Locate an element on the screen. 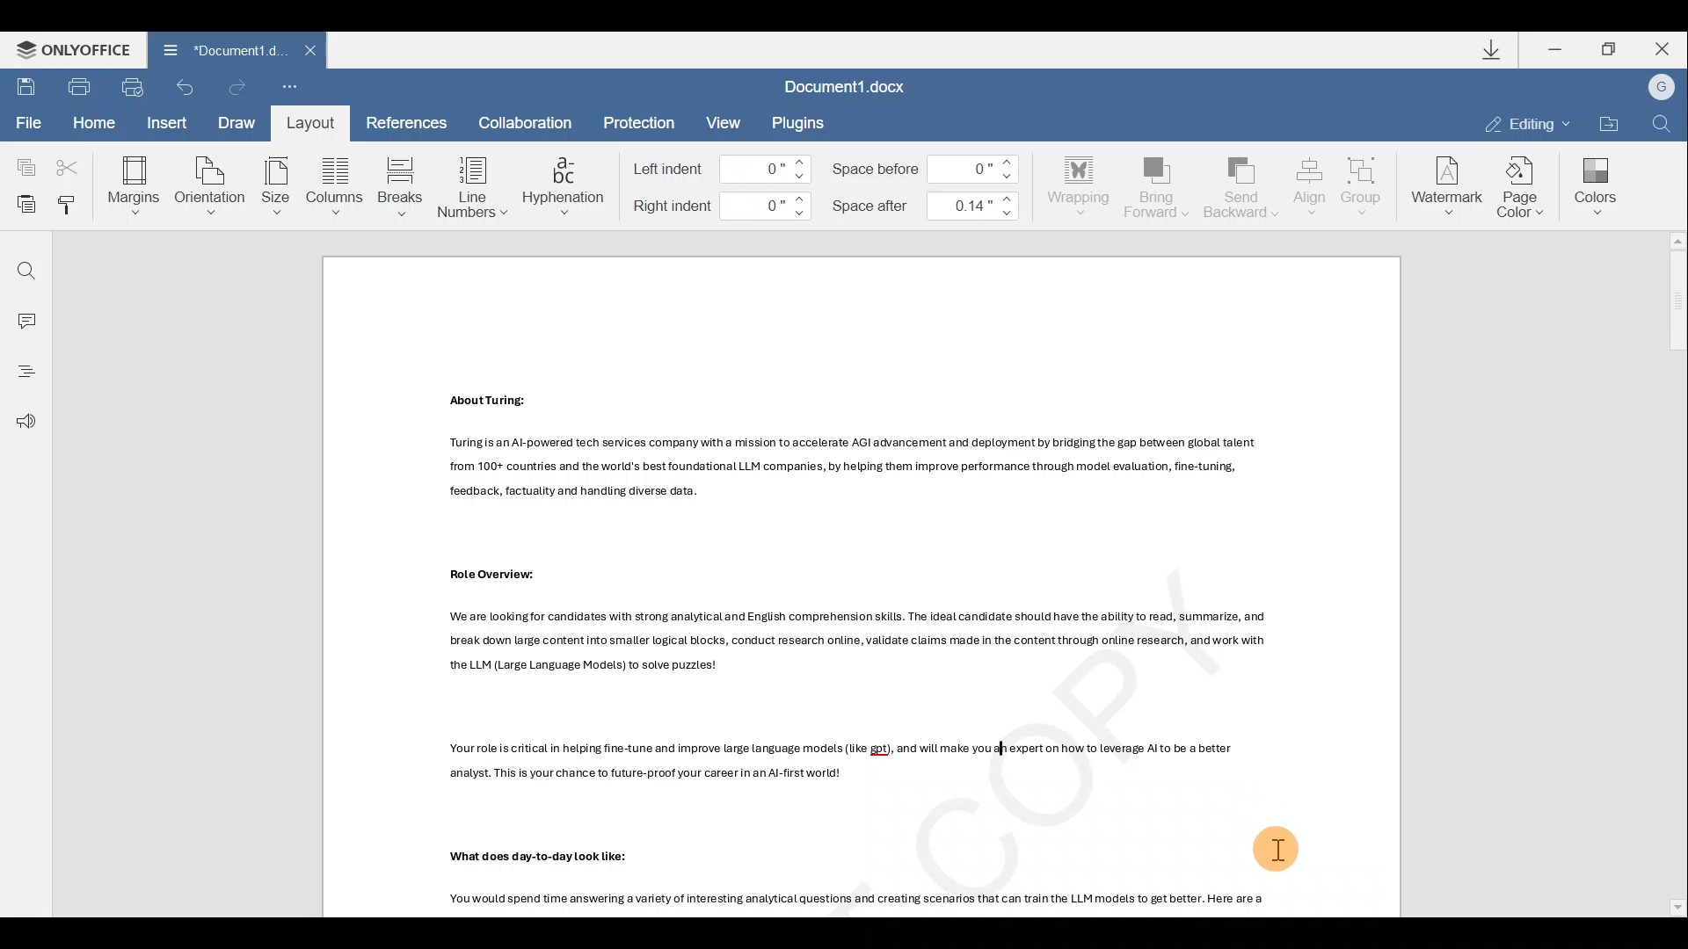 The image size is (1688, 949). Margins is located at coordinates (137, 182).